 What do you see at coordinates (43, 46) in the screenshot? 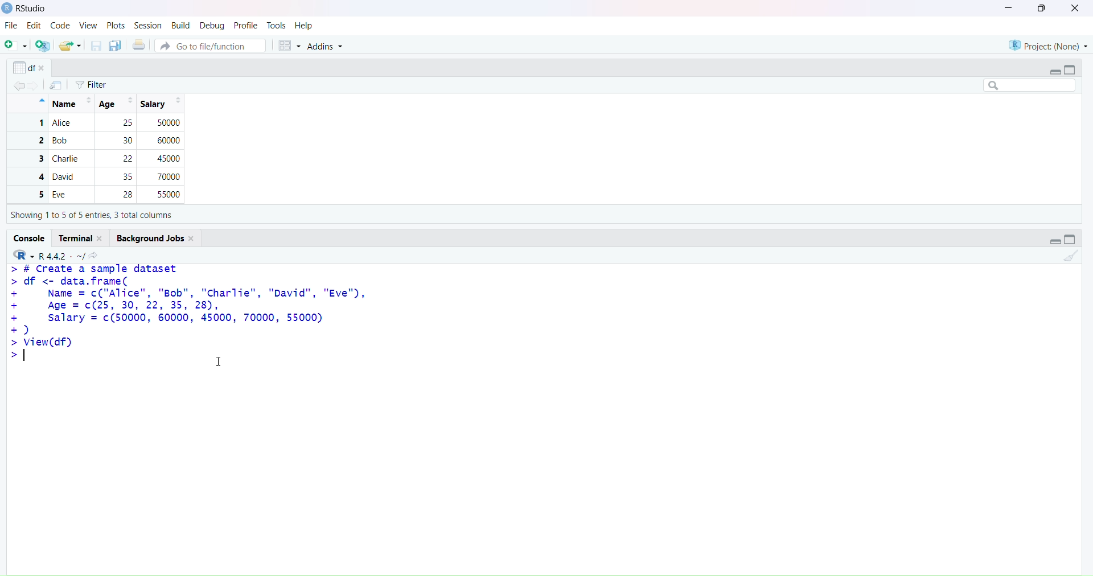
I see `create a project` at bounding box center [43, 46].